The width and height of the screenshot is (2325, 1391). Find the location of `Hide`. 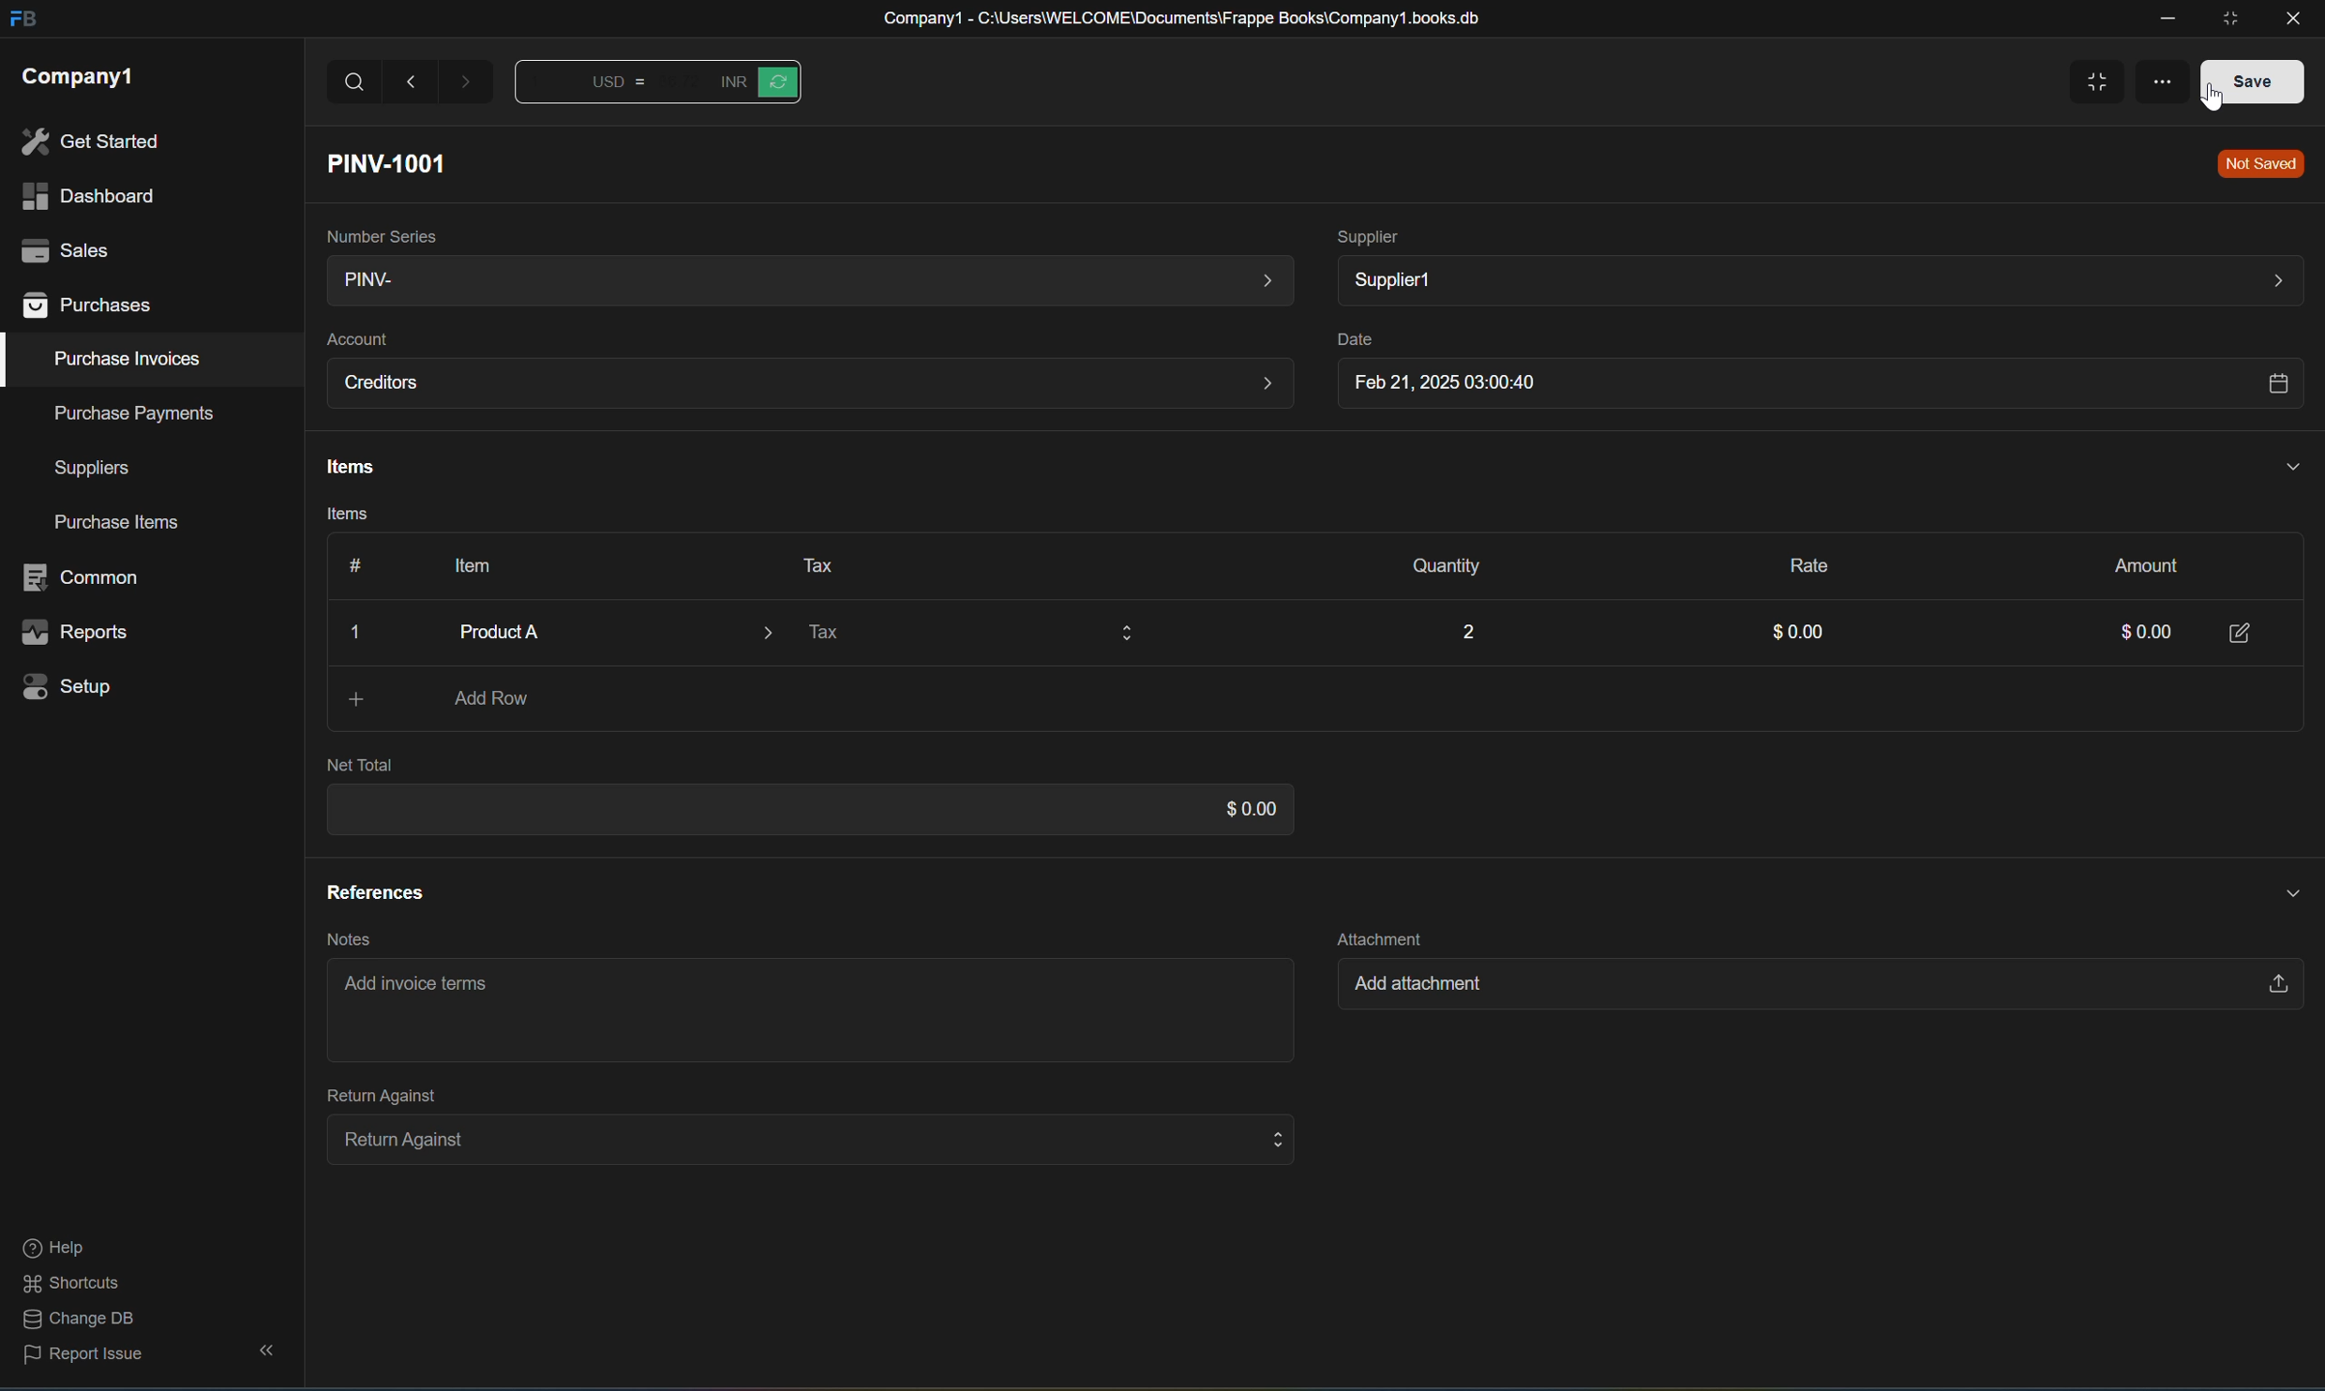

Hide is located at coordinates (2287, 465).